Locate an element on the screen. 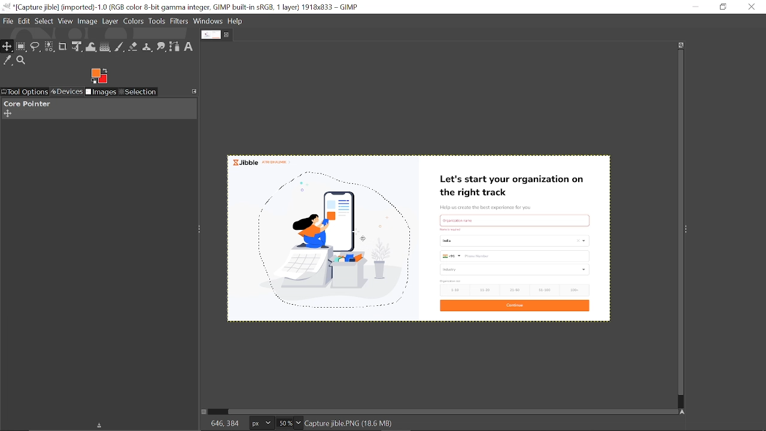 Image resolution: width=766 pixels, height=431 pixels. country is located at coordinates (516, 241).